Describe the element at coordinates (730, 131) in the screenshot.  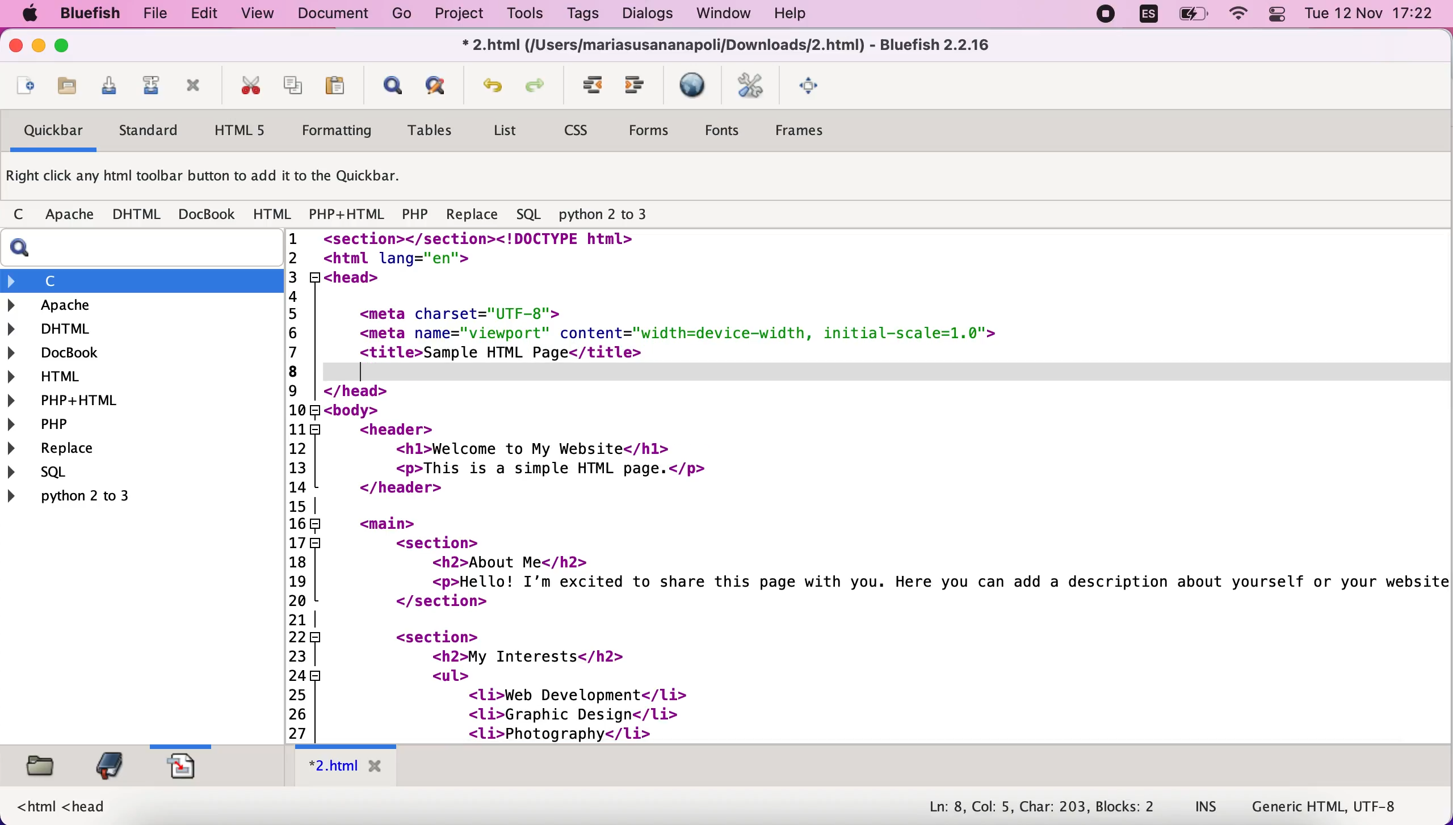
I see `fonts` at that location.